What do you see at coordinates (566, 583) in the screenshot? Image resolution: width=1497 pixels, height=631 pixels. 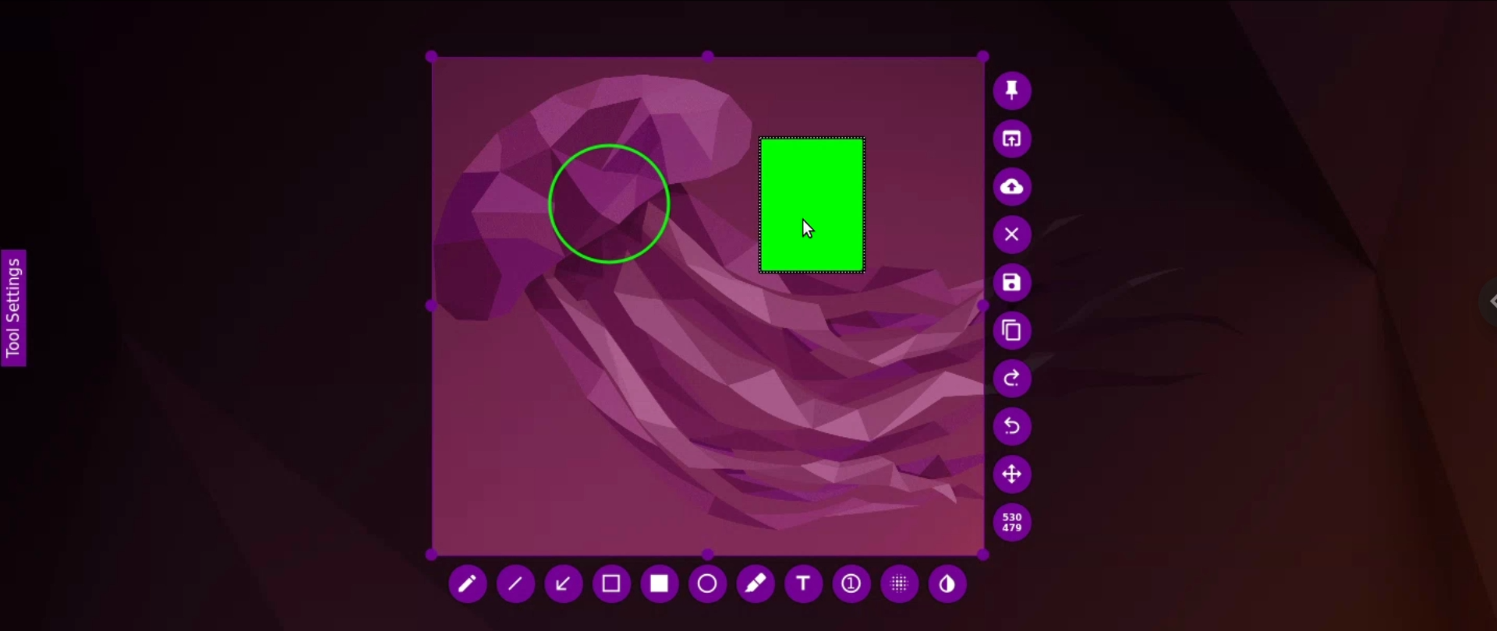 I see `arrow` at bounding box center [566, 583].